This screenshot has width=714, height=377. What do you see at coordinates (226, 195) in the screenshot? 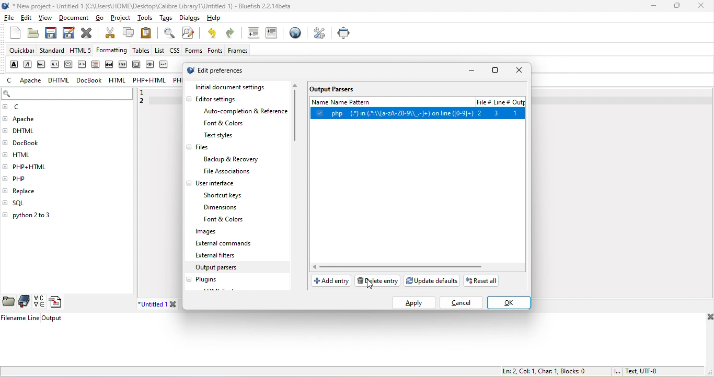
I see `shortcut keys` at bounding box center [226, 195].